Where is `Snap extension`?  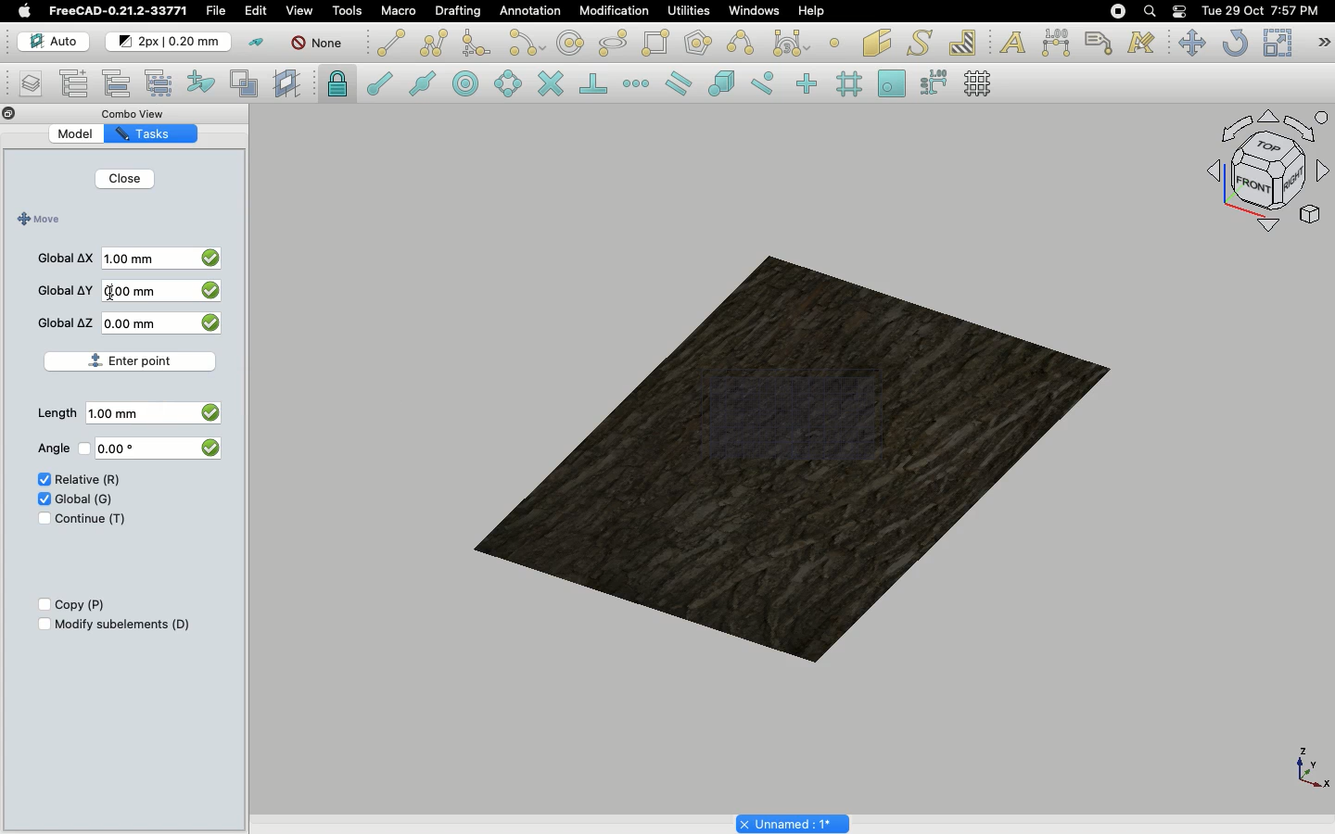
Snap extension is located at coordinates (638, 84).